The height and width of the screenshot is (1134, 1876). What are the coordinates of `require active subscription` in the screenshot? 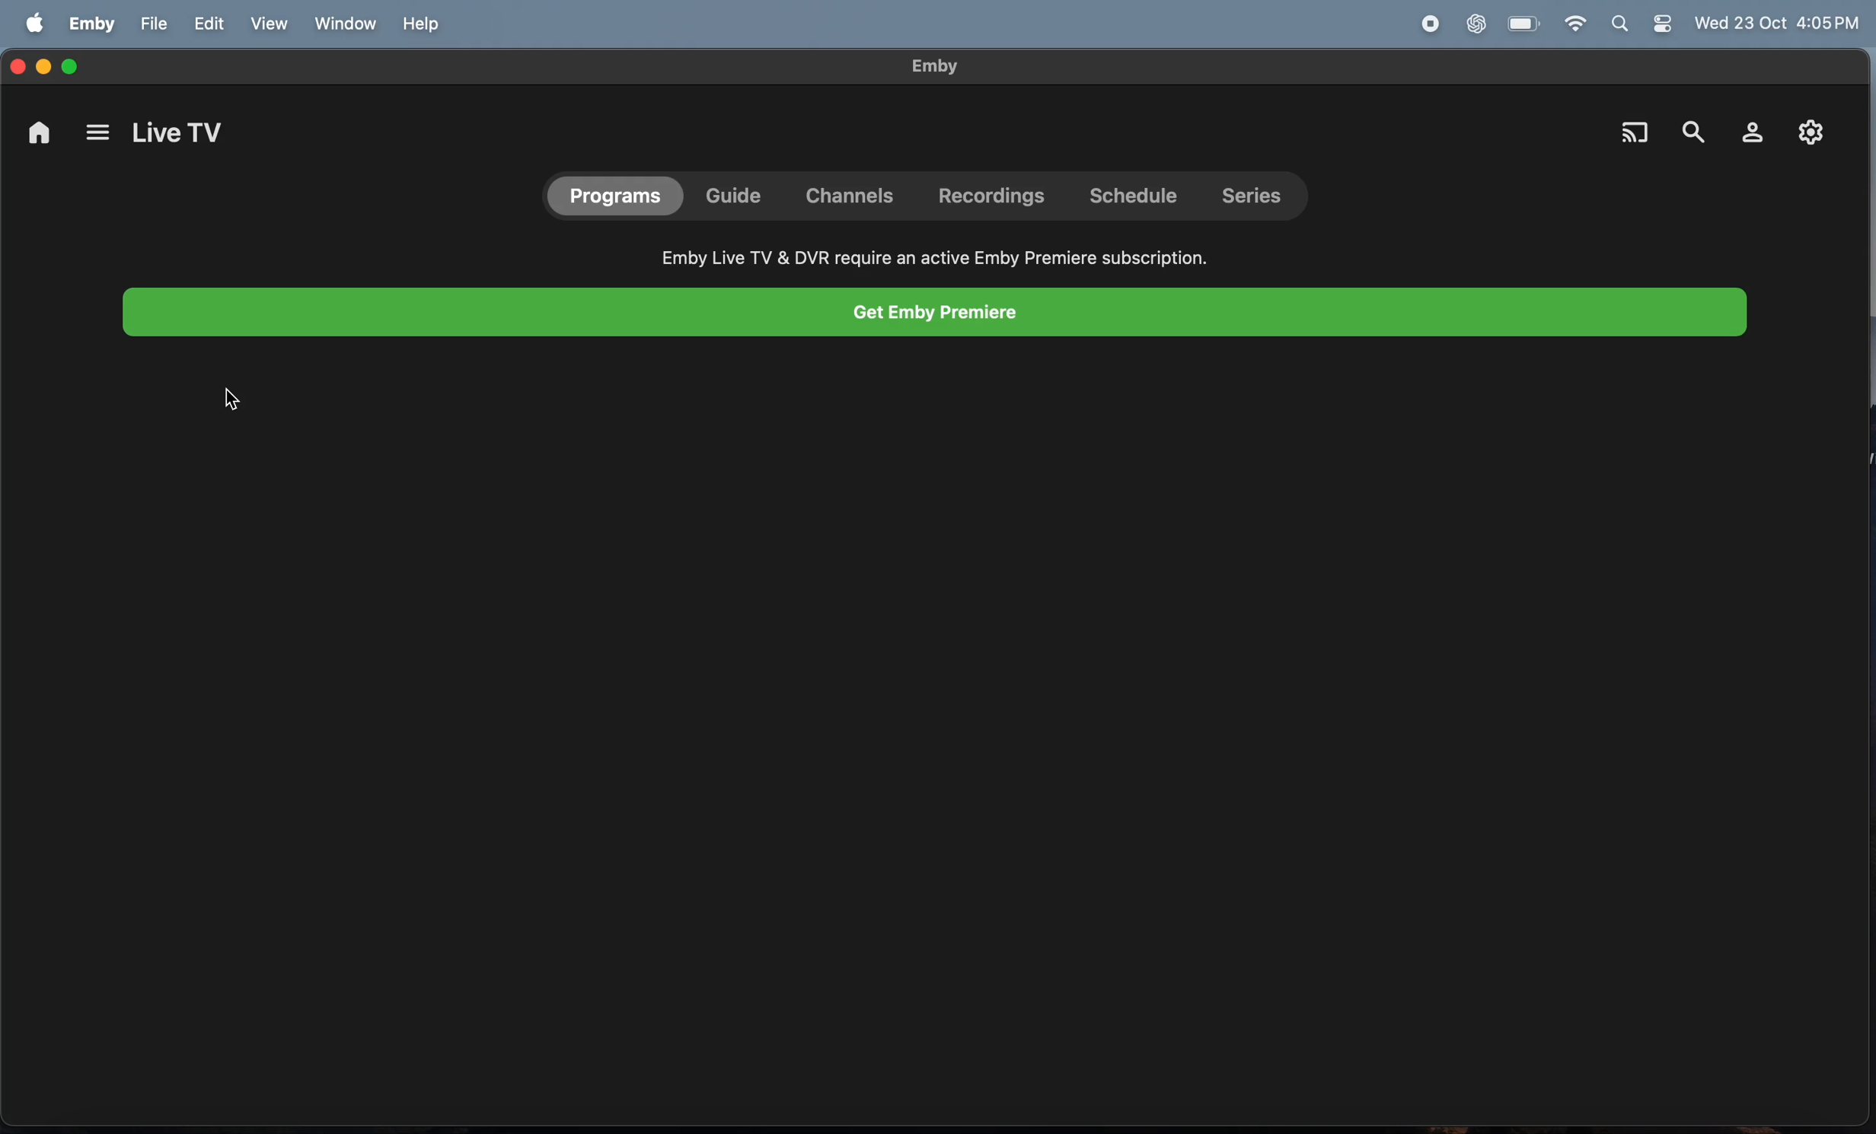 It's located at (933, 251).